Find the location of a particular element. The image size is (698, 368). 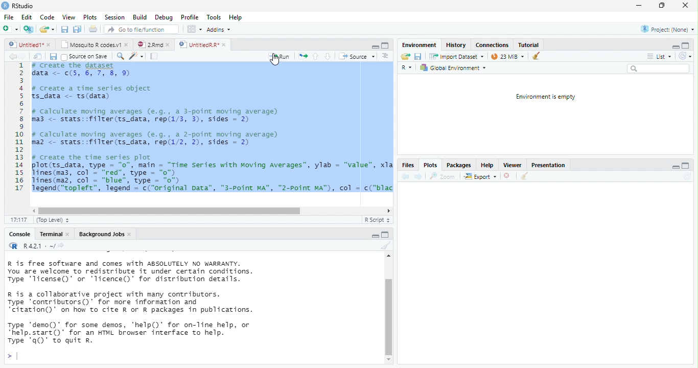

Terminal is located at coordinates (51, 234).